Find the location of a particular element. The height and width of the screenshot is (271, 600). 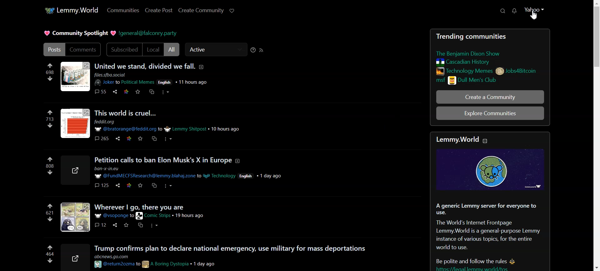

Local is located at coordinates (153, 50).